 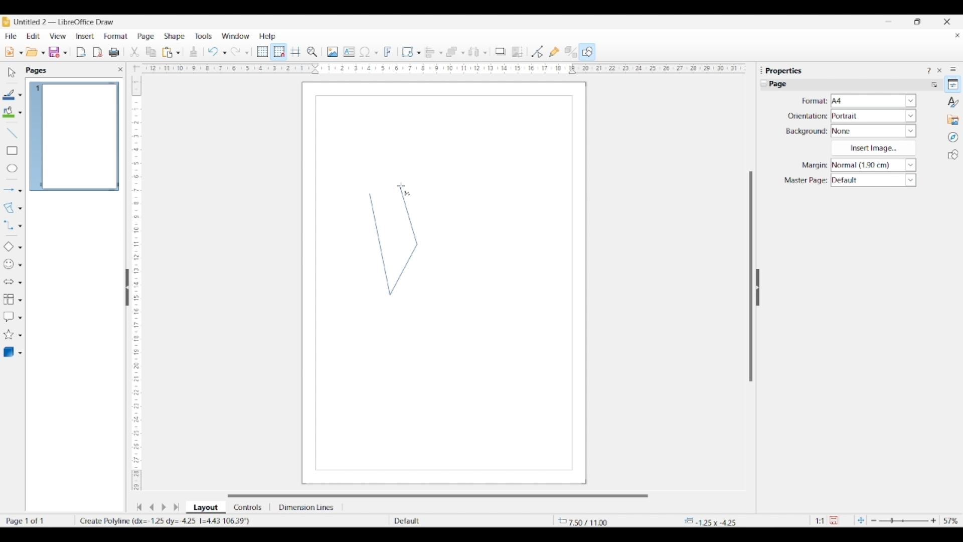 What do you see at coordinates (554, 52) in the screenshot?
I see `Show gluepoint options` at bounding box center [554, 52].